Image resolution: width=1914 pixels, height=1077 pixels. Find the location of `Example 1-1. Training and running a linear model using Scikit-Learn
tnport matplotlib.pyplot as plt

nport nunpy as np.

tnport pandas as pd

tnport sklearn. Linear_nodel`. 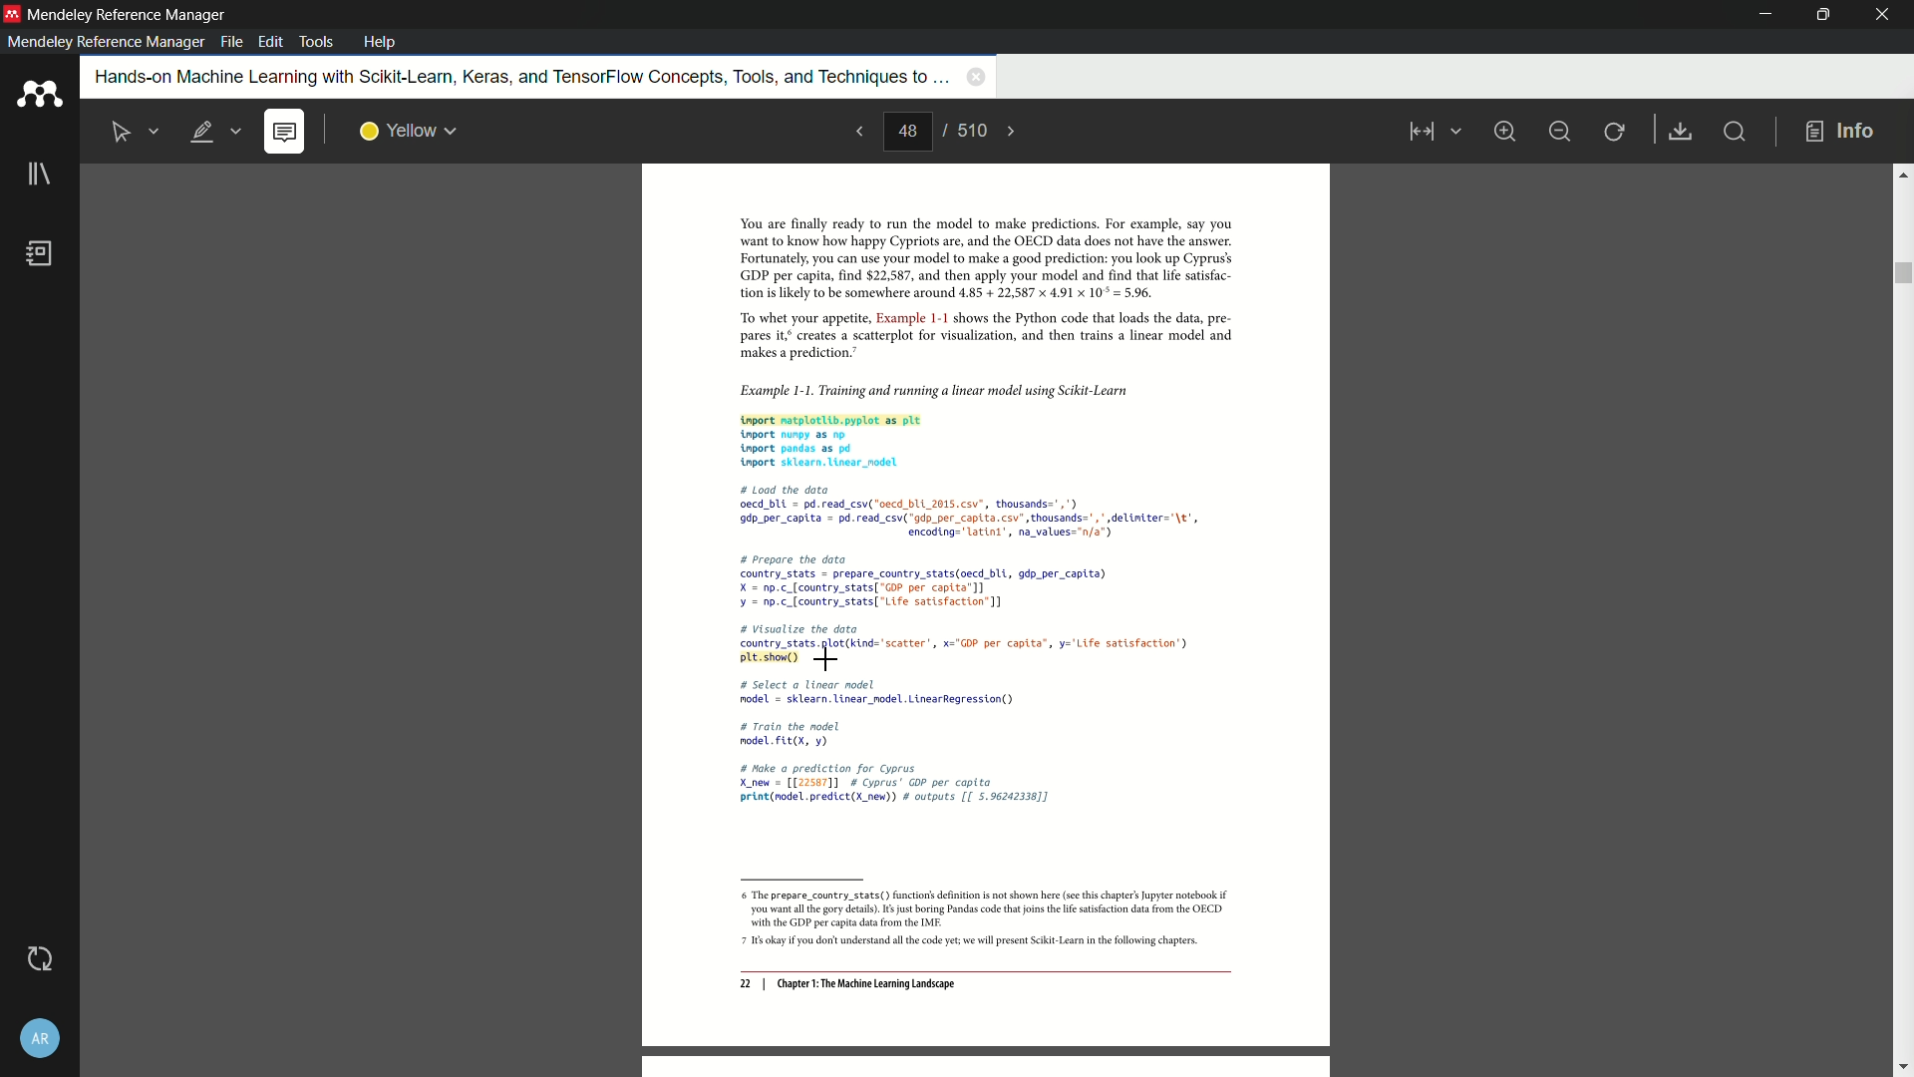

Example 1-1. Training and running a linear model using Scikit-Learn
tnport matplotlib.pyplot as plt

nport nunpy as np.

tnport pandas as pd

tnport sklearn. Linear_nodel is located at coordinates (973, 423).